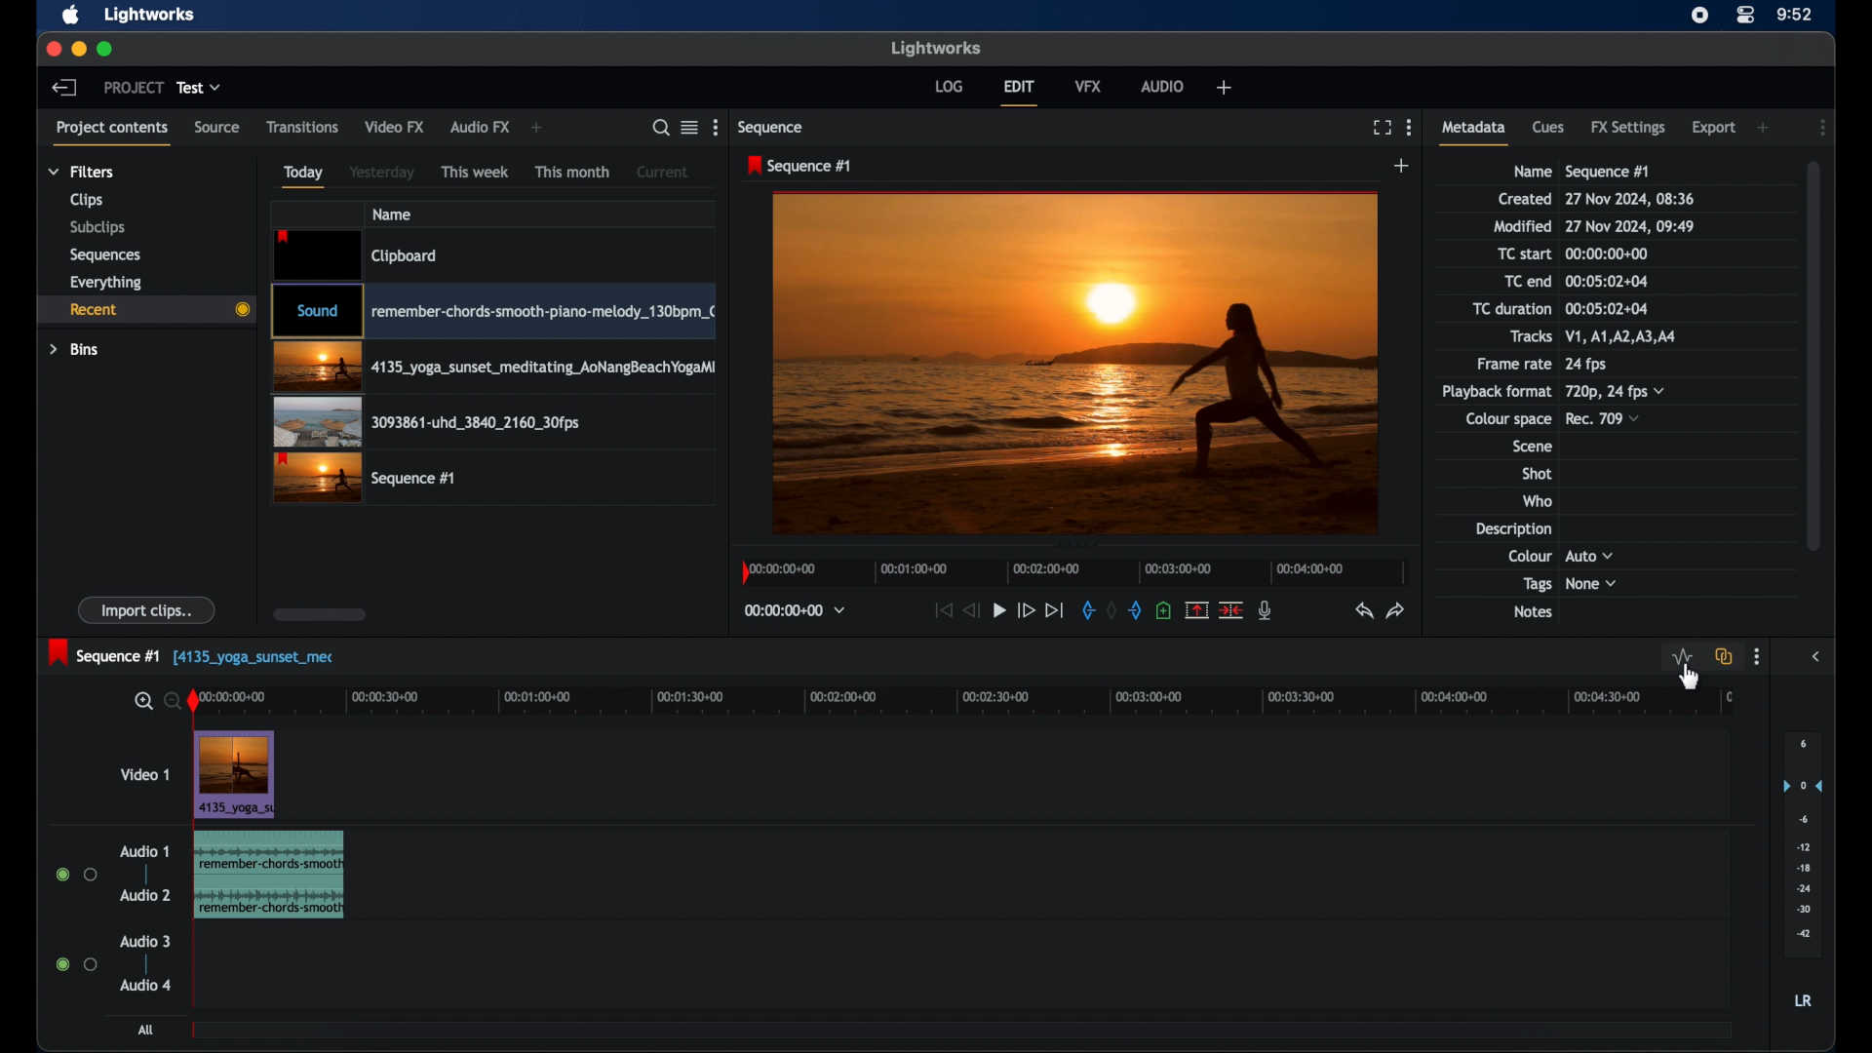  I want to click on video fx, so click(396, 126).